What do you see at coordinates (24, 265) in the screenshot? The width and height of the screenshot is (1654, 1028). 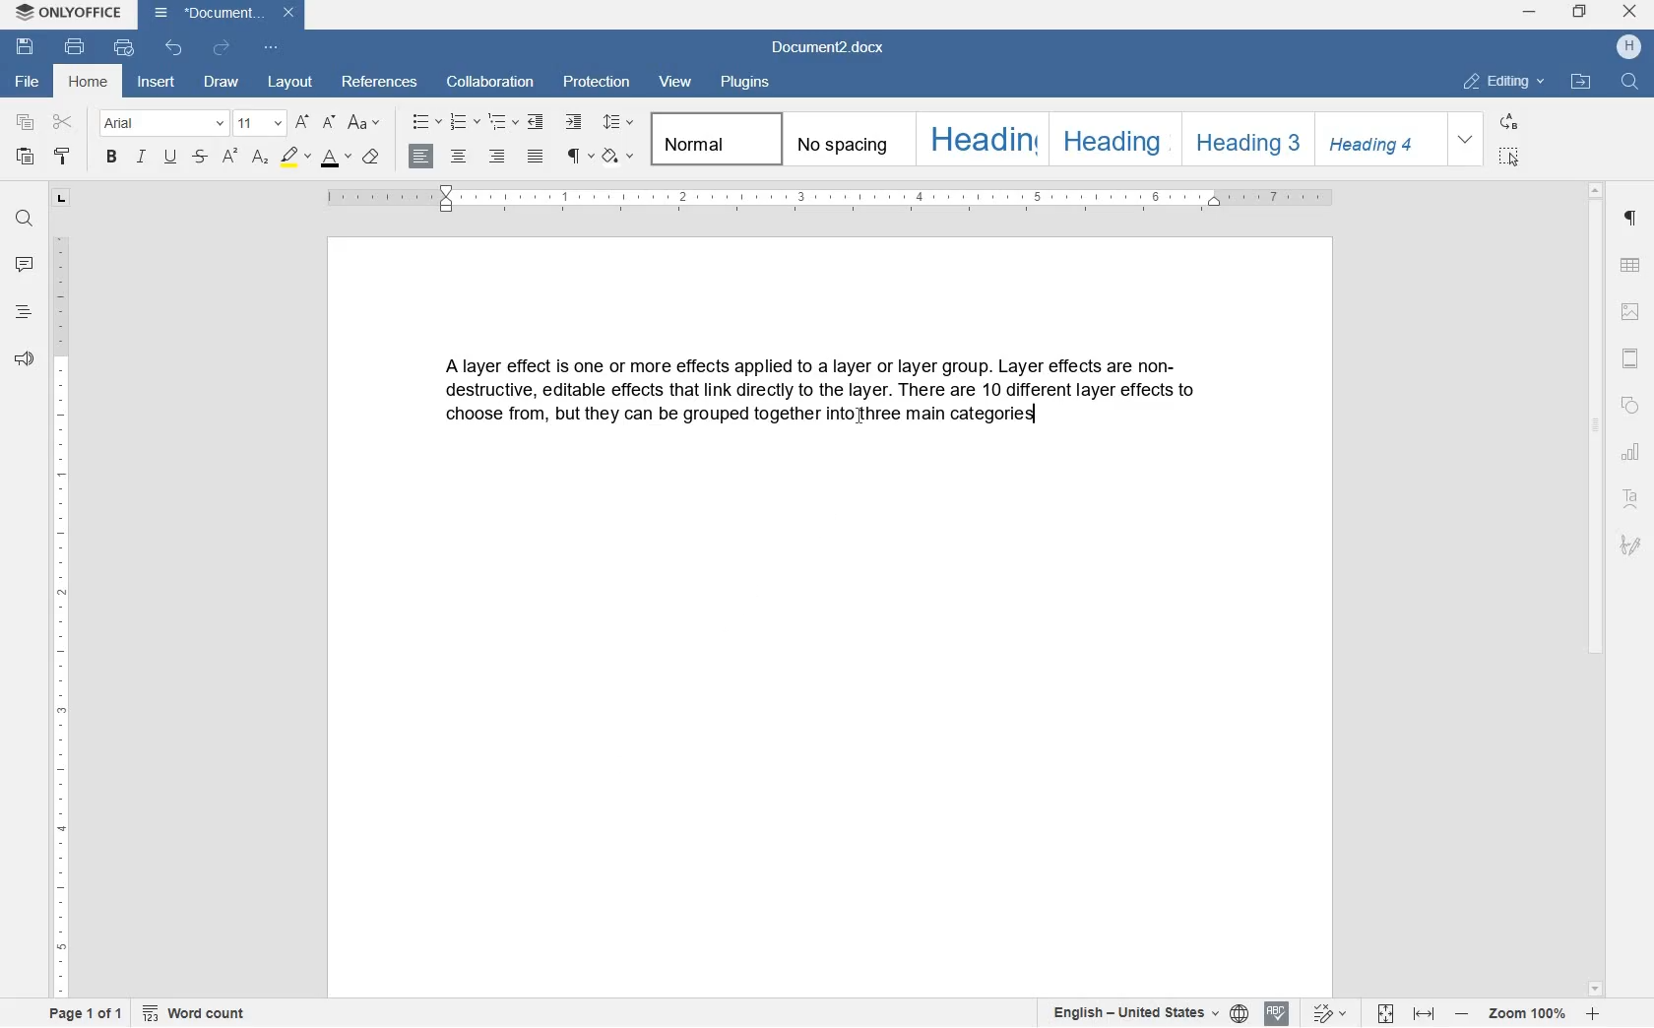 I see `comment` at bounding box center [24, 265].